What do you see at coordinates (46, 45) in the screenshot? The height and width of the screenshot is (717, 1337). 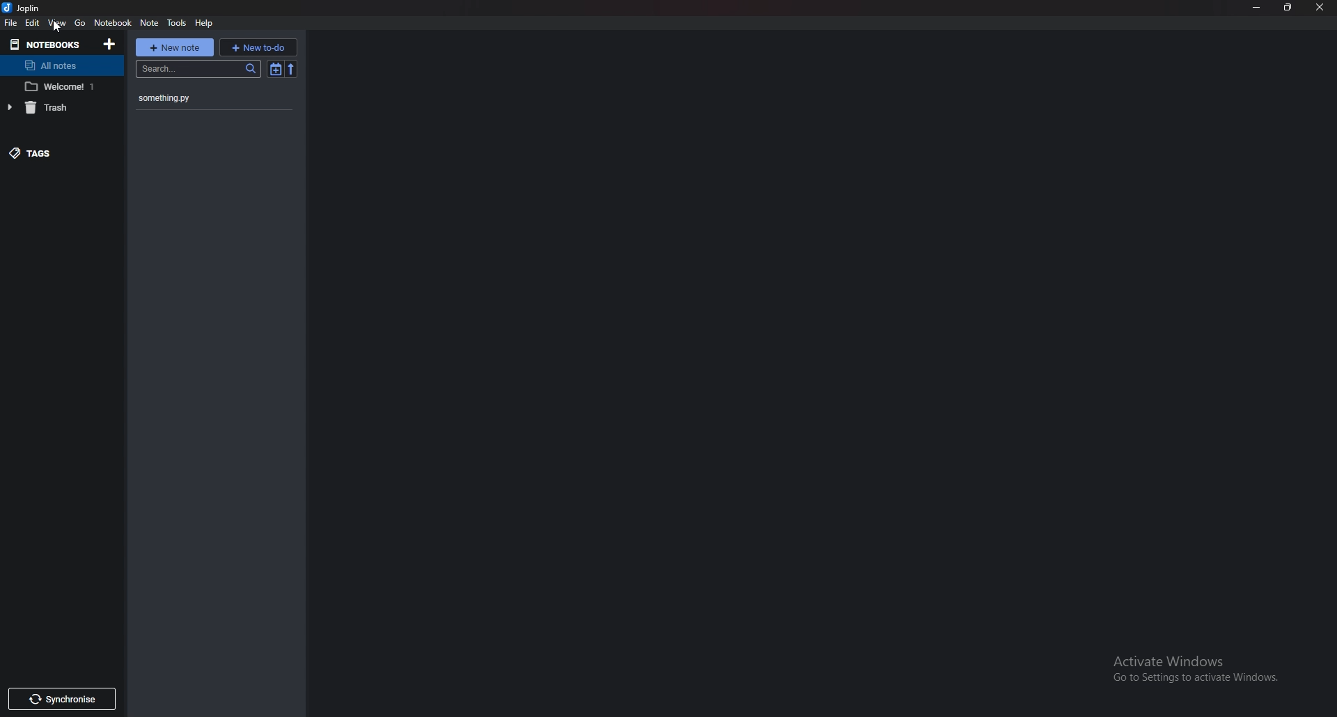 I see `Notebooks` at bounding box center [46, 45].